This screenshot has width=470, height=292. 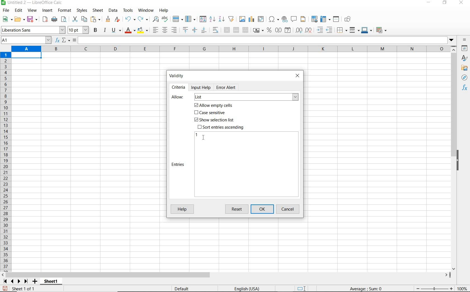 I want to click on default, so click(x=183, y=289).